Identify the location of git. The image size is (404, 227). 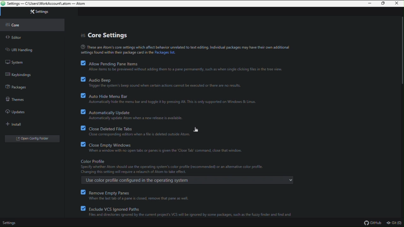
(395, 223).